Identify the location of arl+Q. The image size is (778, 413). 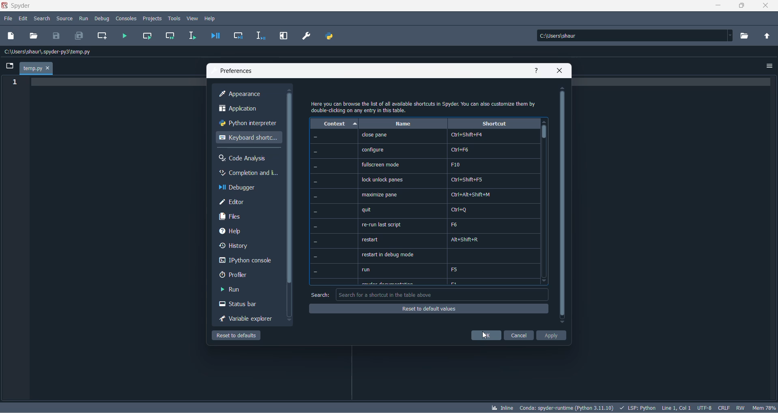
(461, 210).